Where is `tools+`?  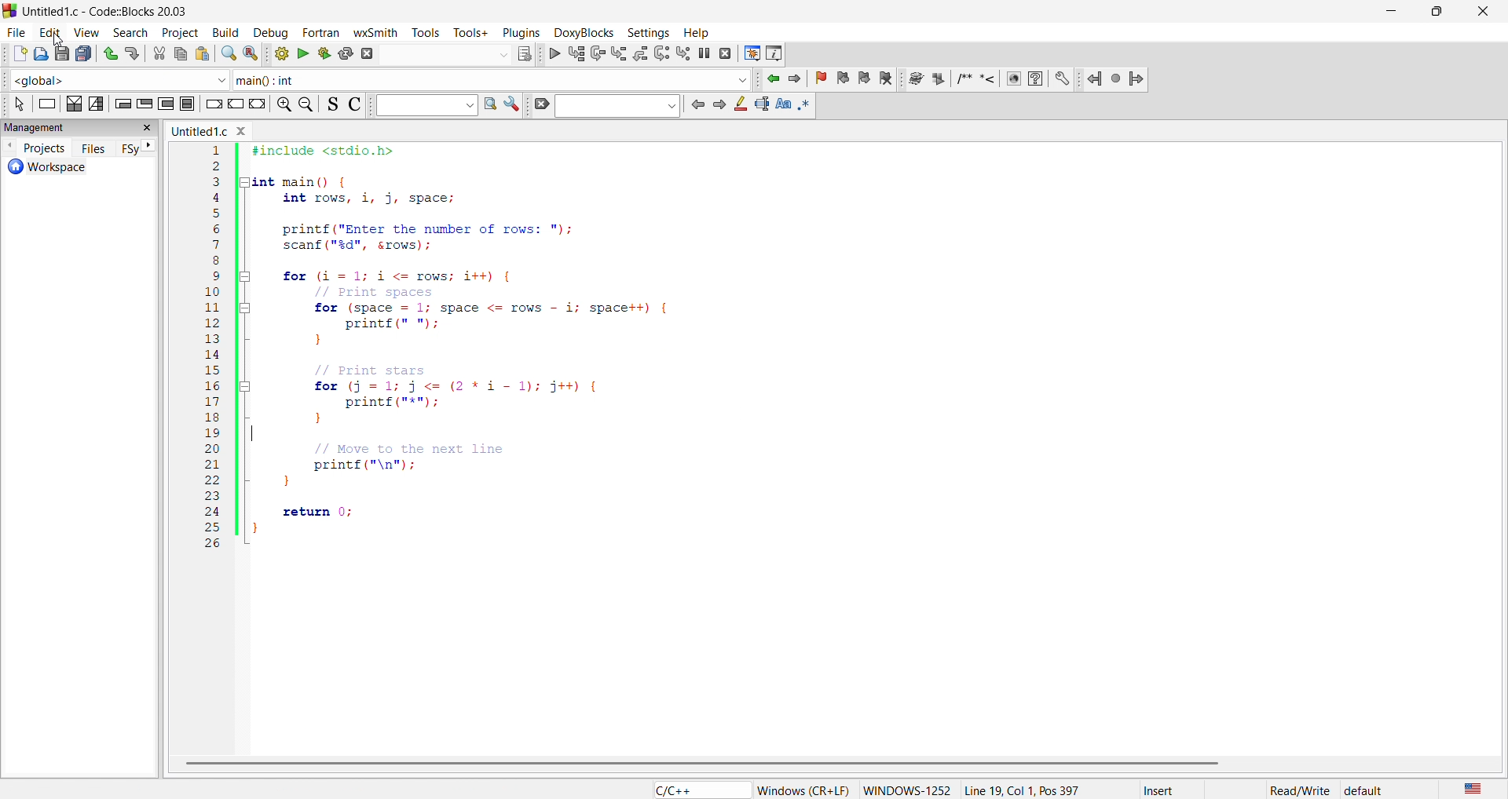
tools+ is located at coordinates (471, 31).